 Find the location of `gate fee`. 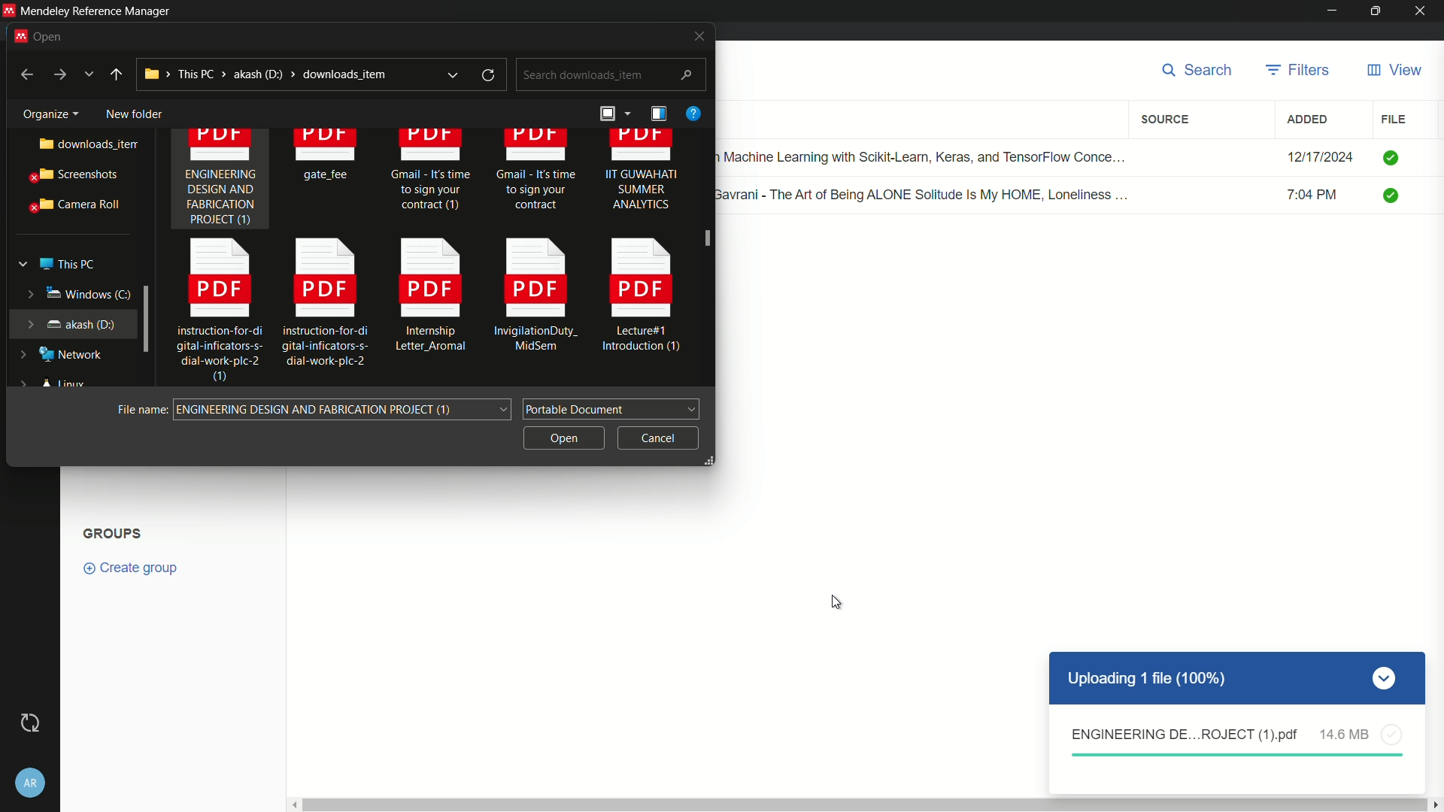

gate fee is located at coordinates (329, 158).